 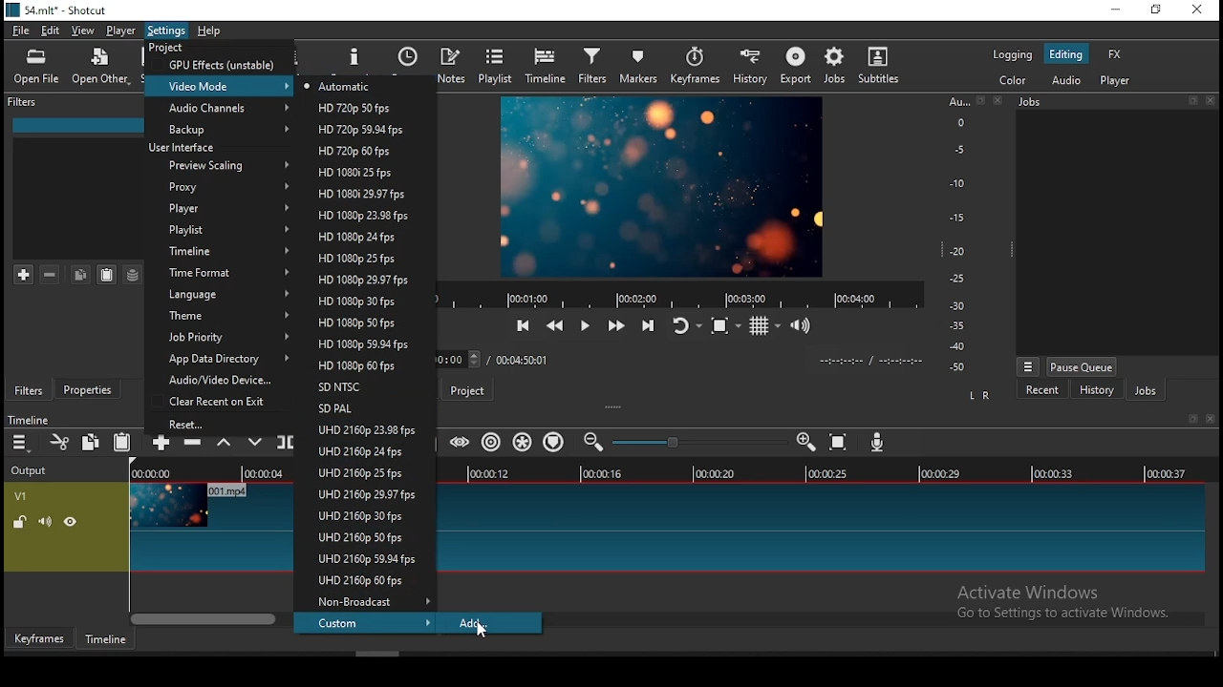 I want to click on editing, so click(x=1066, y=54).